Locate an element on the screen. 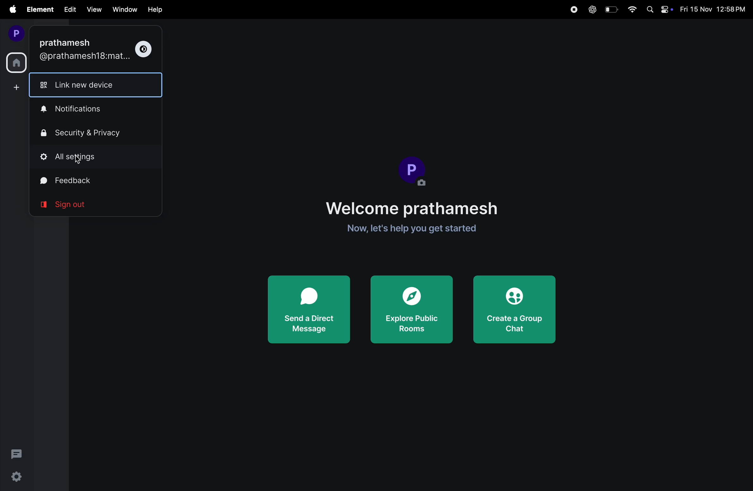 The height and width of the screenshot is (491, 753). view is located at coordinates (92, 9).